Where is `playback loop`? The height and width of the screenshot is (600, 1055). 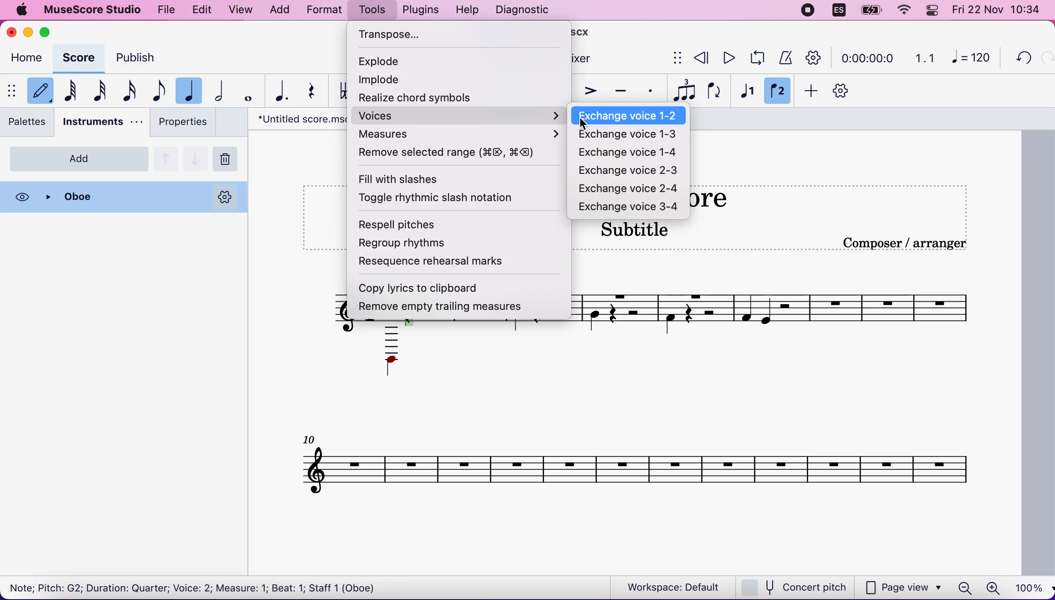
playback loop is located at coordinates (755, 59).